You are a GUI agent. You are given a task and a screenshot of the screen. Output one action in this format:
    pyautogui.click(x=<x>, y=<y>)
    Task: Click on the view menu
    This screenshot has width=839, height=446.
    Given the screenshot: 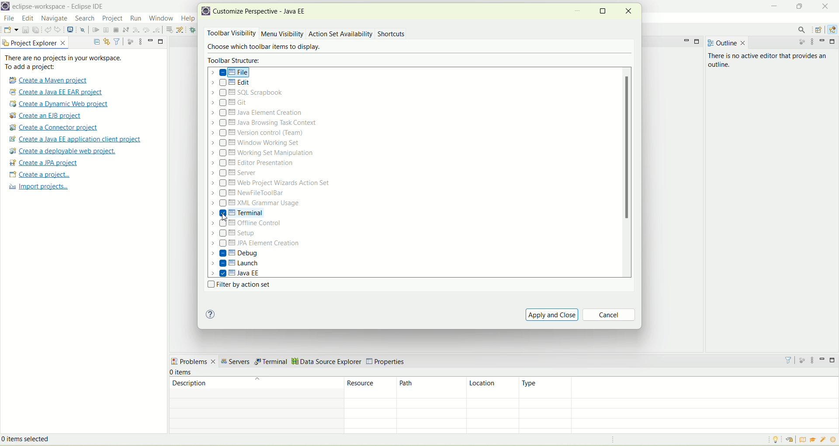 What is the action you would take?
    pyautogui.click(x=814, y=361)
    